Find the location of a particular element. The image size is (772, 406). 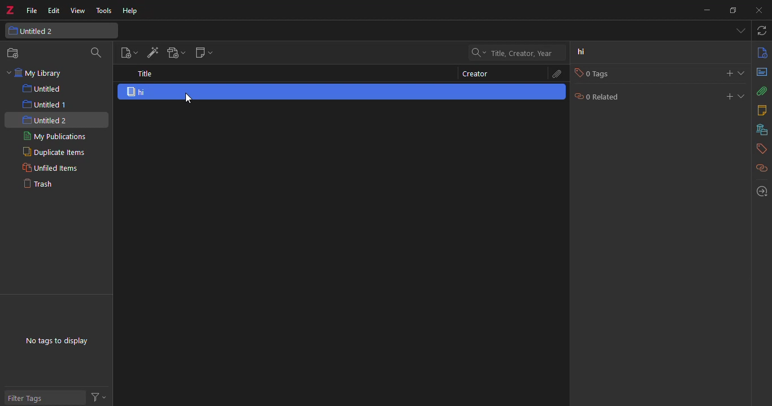

no tags to display is located at coordinates (57, 342).